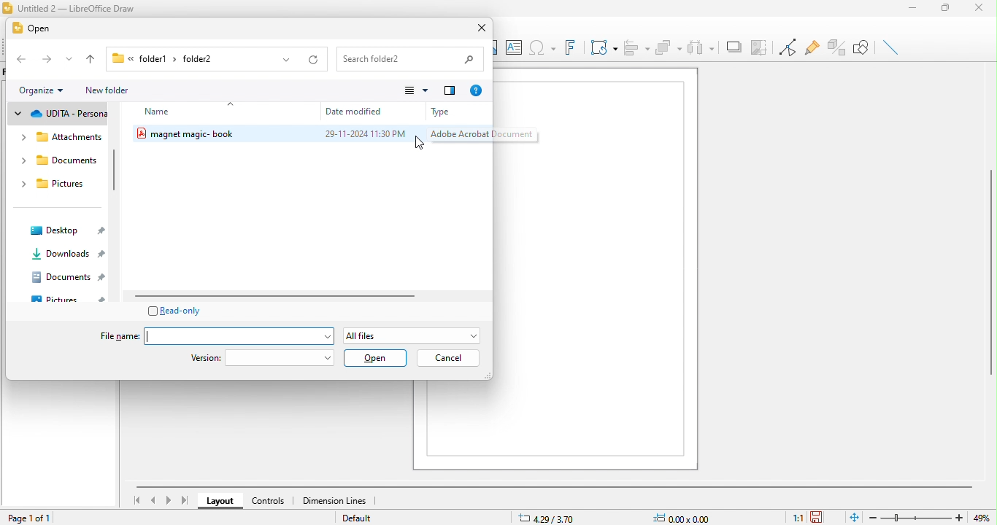  Describe the element at coordinates (910, 9) in the screenshot. I see `minimize` at that location.